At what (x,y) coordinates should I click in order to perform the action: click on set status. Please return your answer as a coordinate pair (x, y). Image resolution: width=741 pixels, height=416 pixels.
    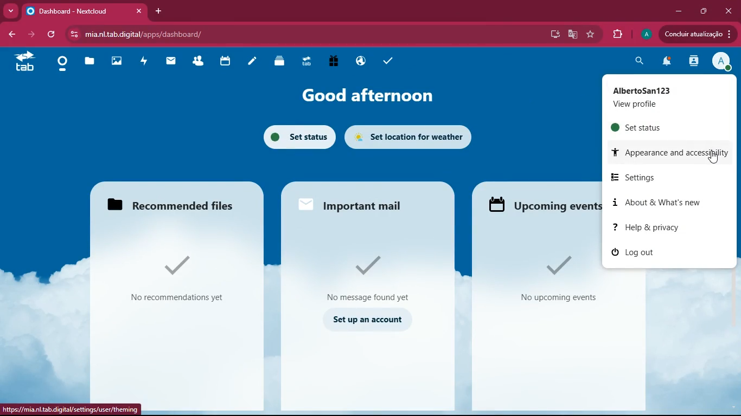
    Looking at the image, I should click on (294, 136).